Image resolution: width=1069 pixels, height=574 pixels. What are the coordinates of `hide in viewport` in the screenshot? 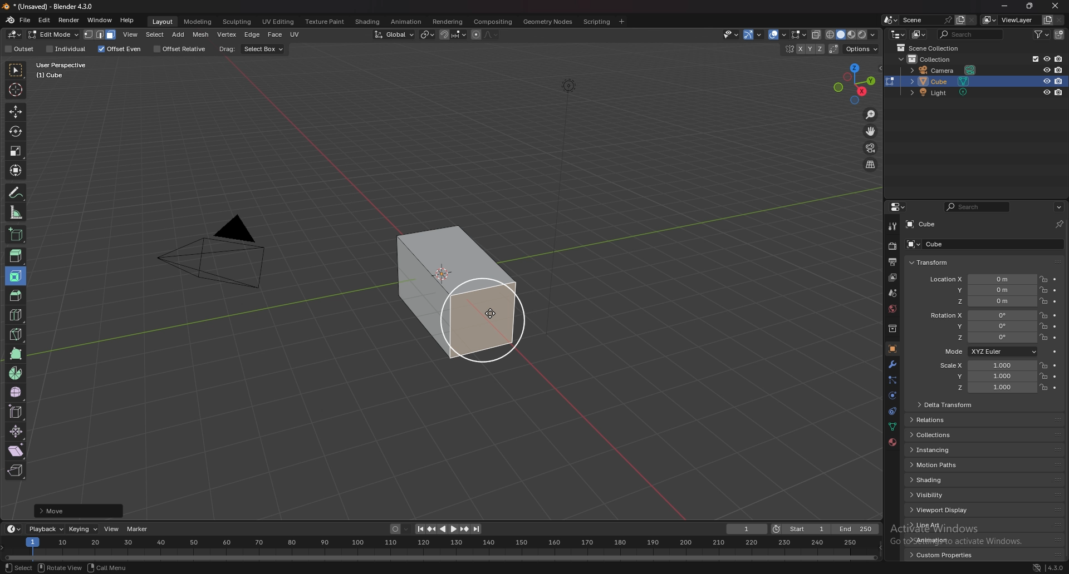 It's located at (1046, 58).